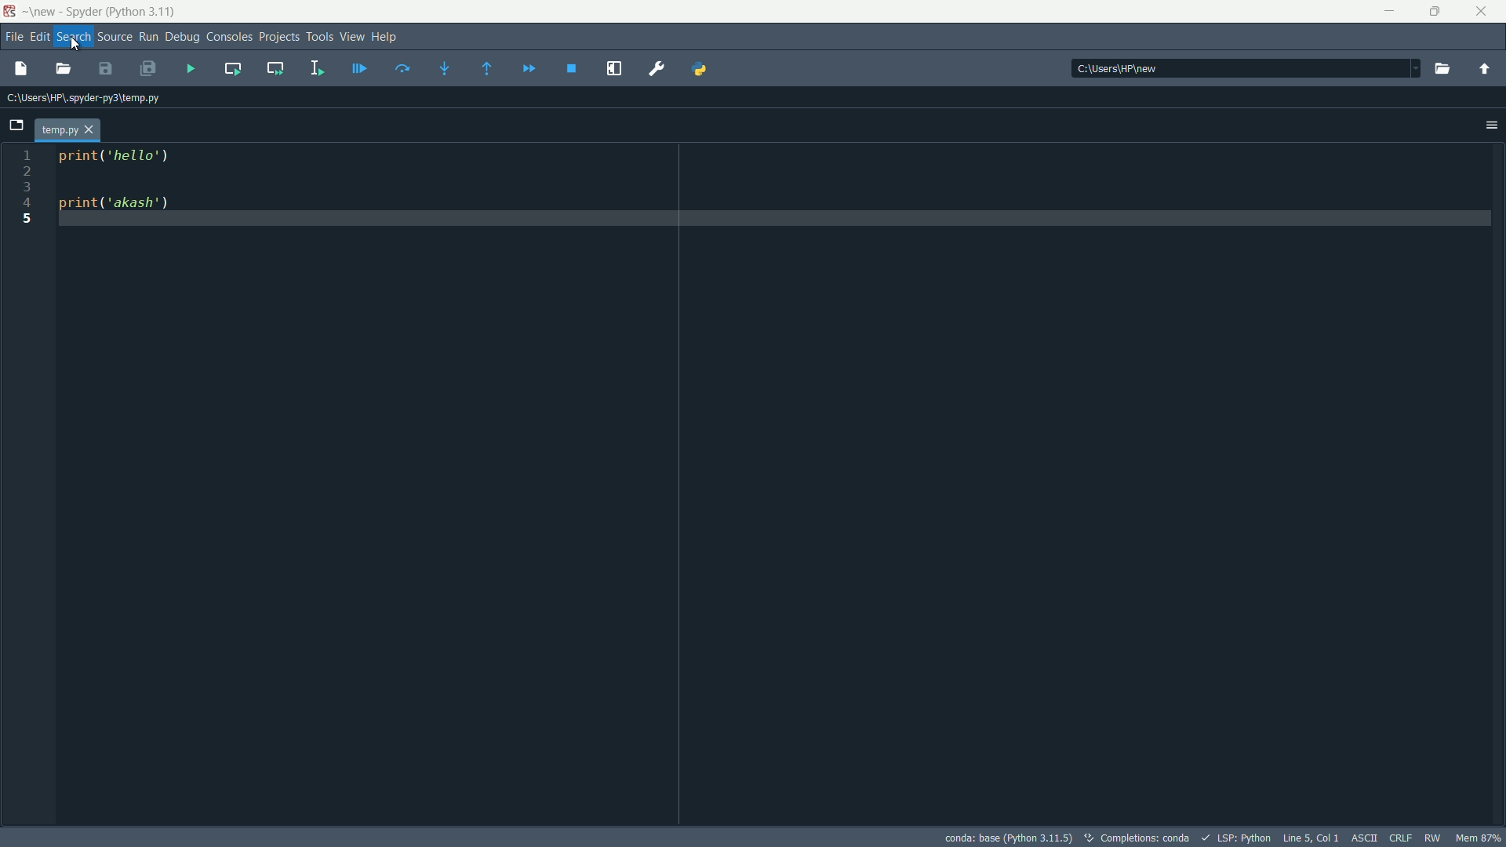 The height and width of the screenshot is (847, 1506). What do you see at coordinates (183, 37) in the screenshot?
I see `debug menu` at bounding box center [183, 37].